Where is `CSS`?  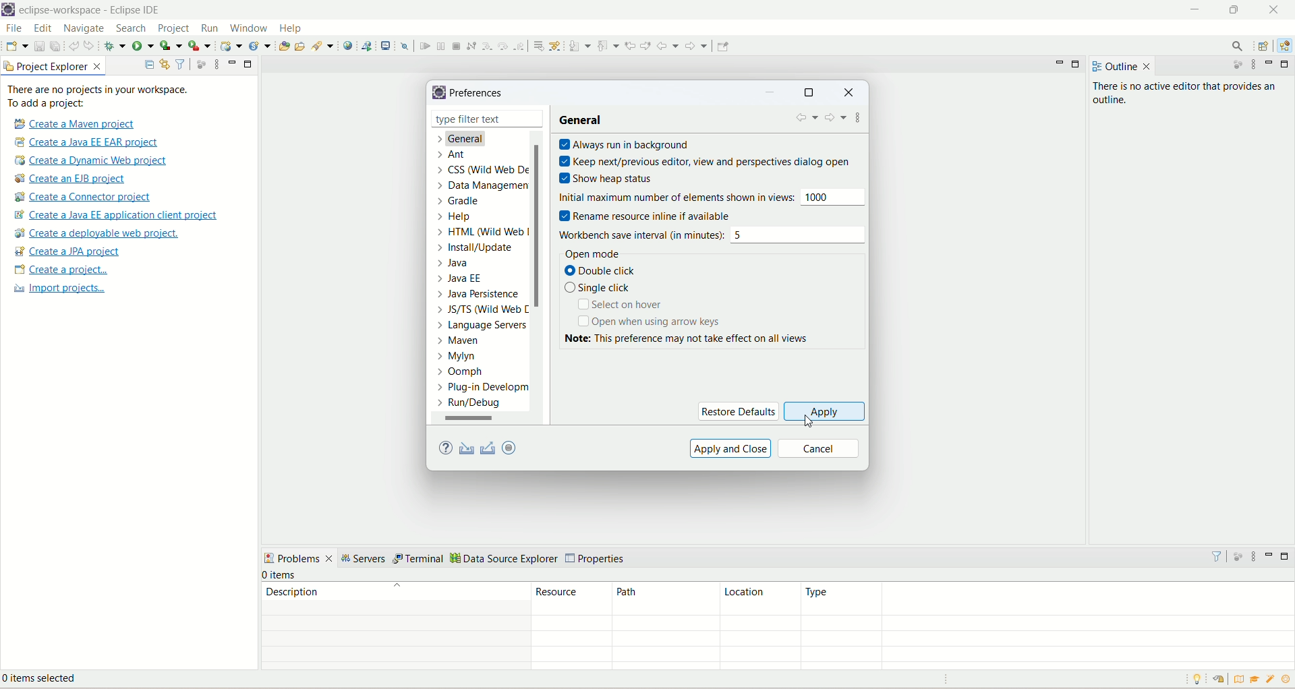 CSS is located at coordinates (480, 172).